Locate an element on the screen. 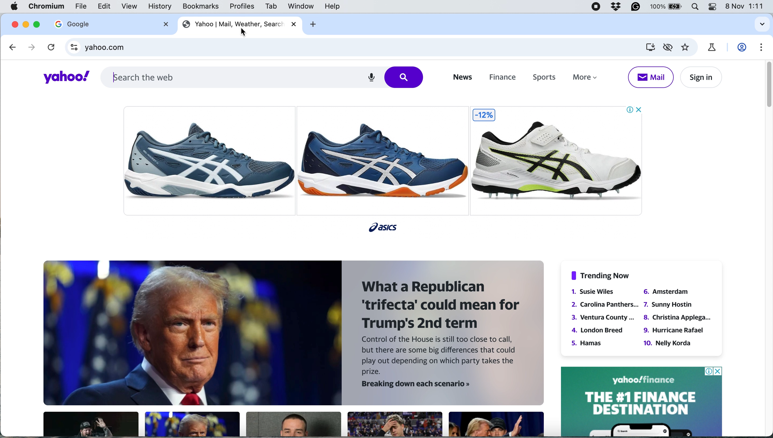 The height and width of the screenshot is (438, 773). vertical scroll bar is located at coordinates (766, 85).